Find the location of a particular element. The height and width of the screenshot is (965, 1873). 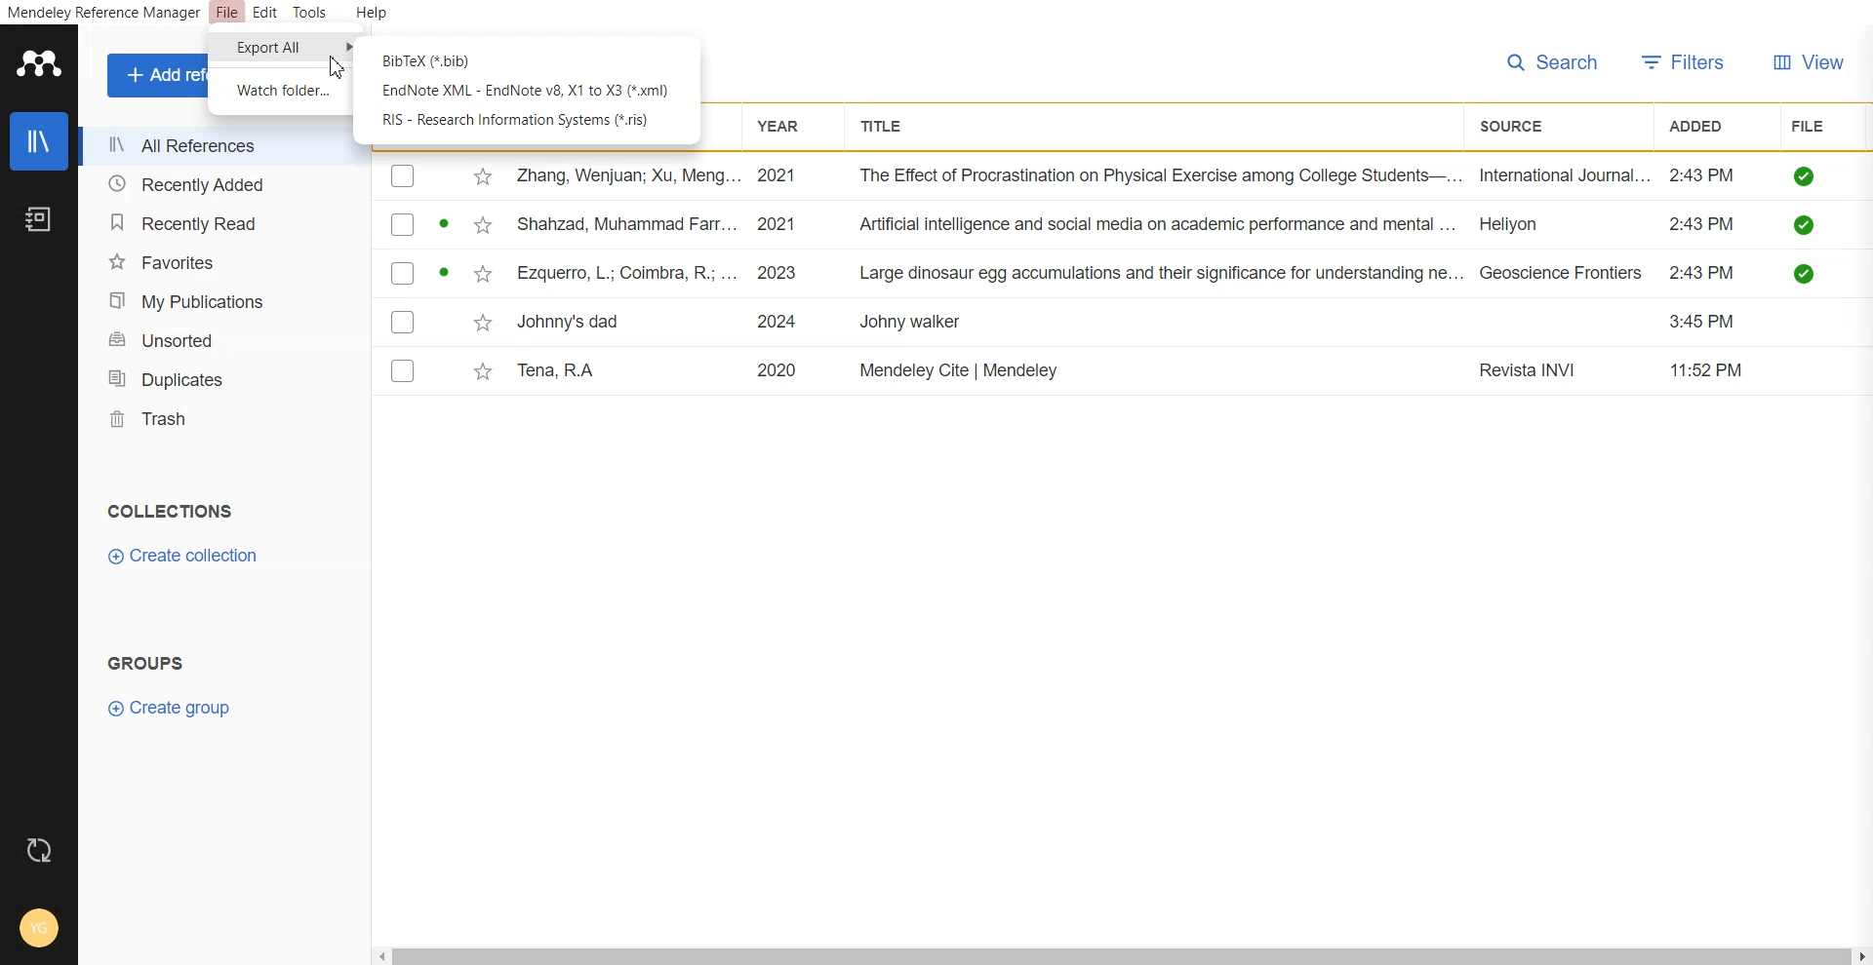

3:45 PM is located at coordinates (1707, 322).